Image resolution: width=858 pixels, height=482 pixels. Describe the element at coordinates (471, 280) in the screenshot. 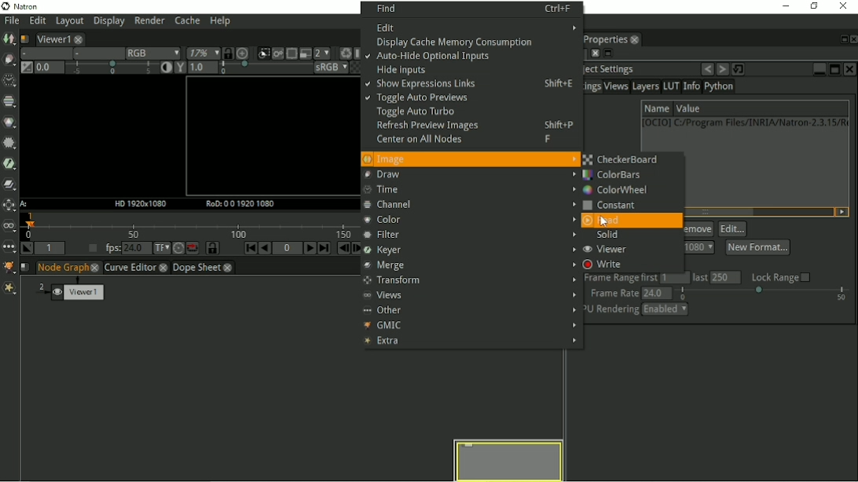

I see `Transform` at that location.